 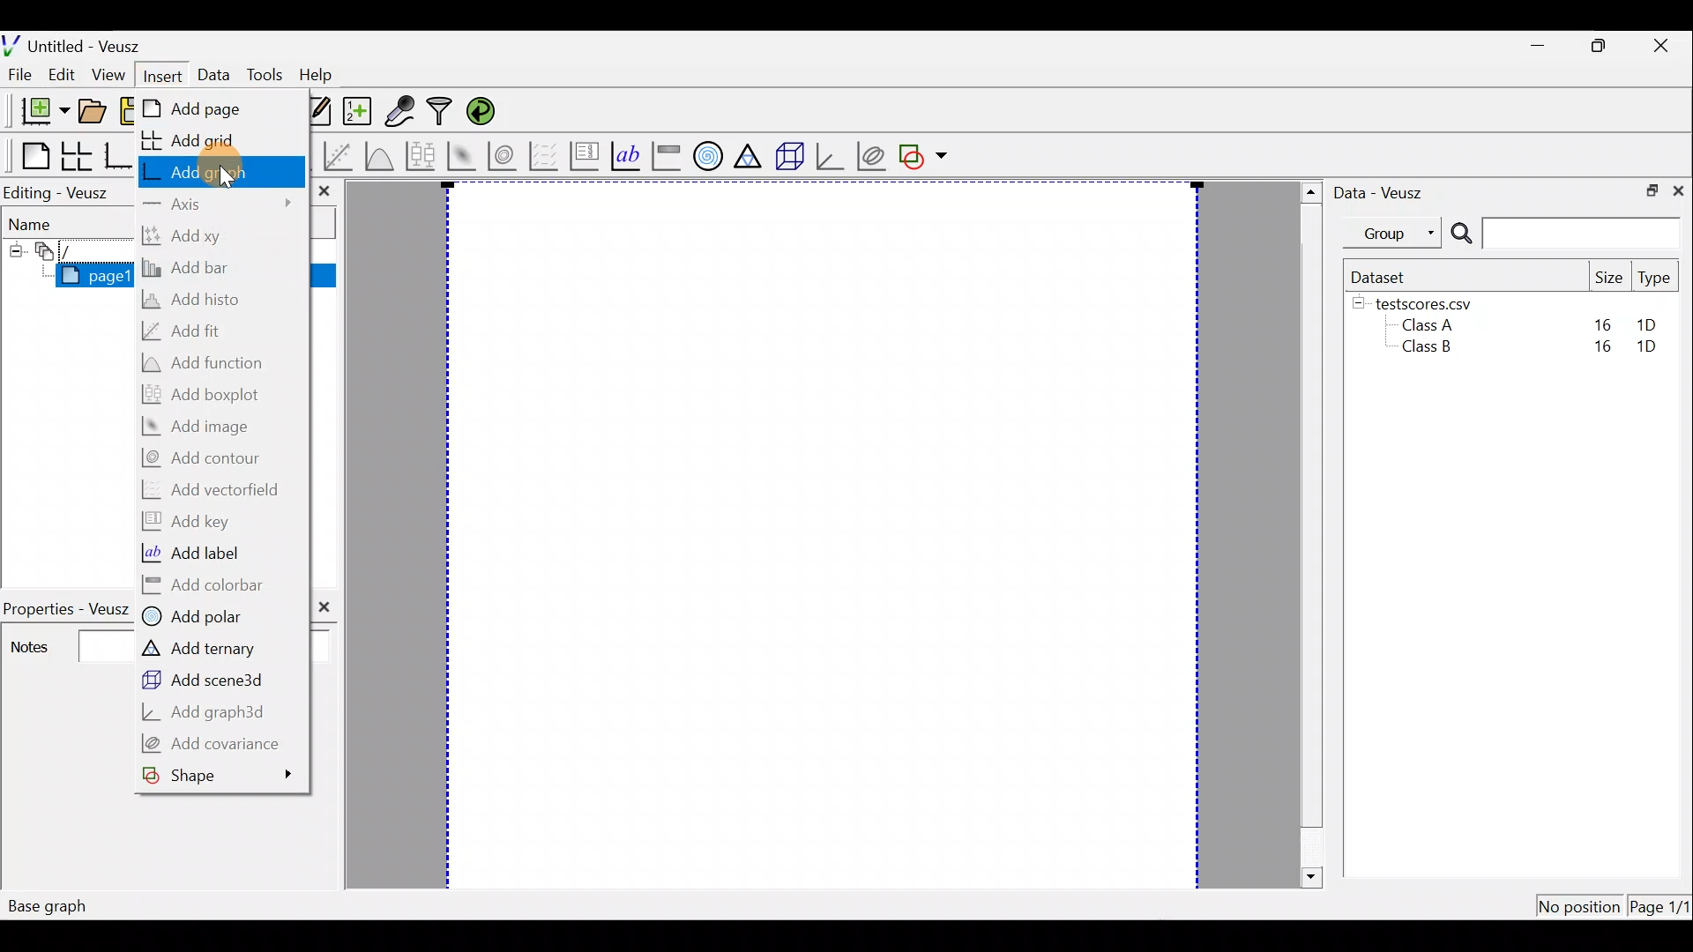 What do you see at coordinates (1308, 535) in the screenshot?
I see `scroll bar` at bounding box center [1308, 535].